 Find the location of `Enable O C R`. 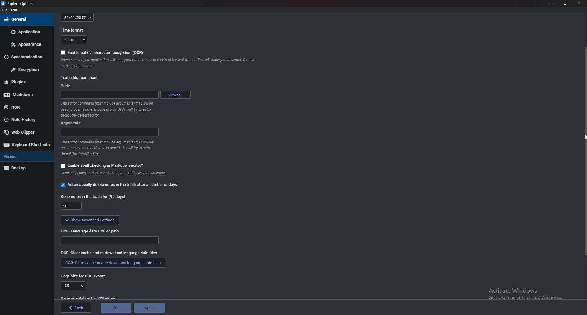

Enable O C R is located at coordinates (102, 52).